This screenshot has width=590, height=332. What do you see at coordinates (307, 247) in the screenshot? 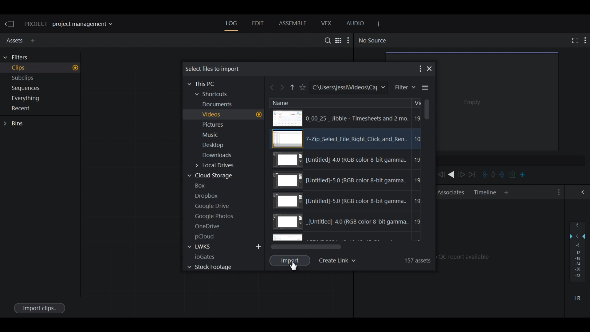
I see `Horizontal Scroll bar` at bounding box center [307, 247].